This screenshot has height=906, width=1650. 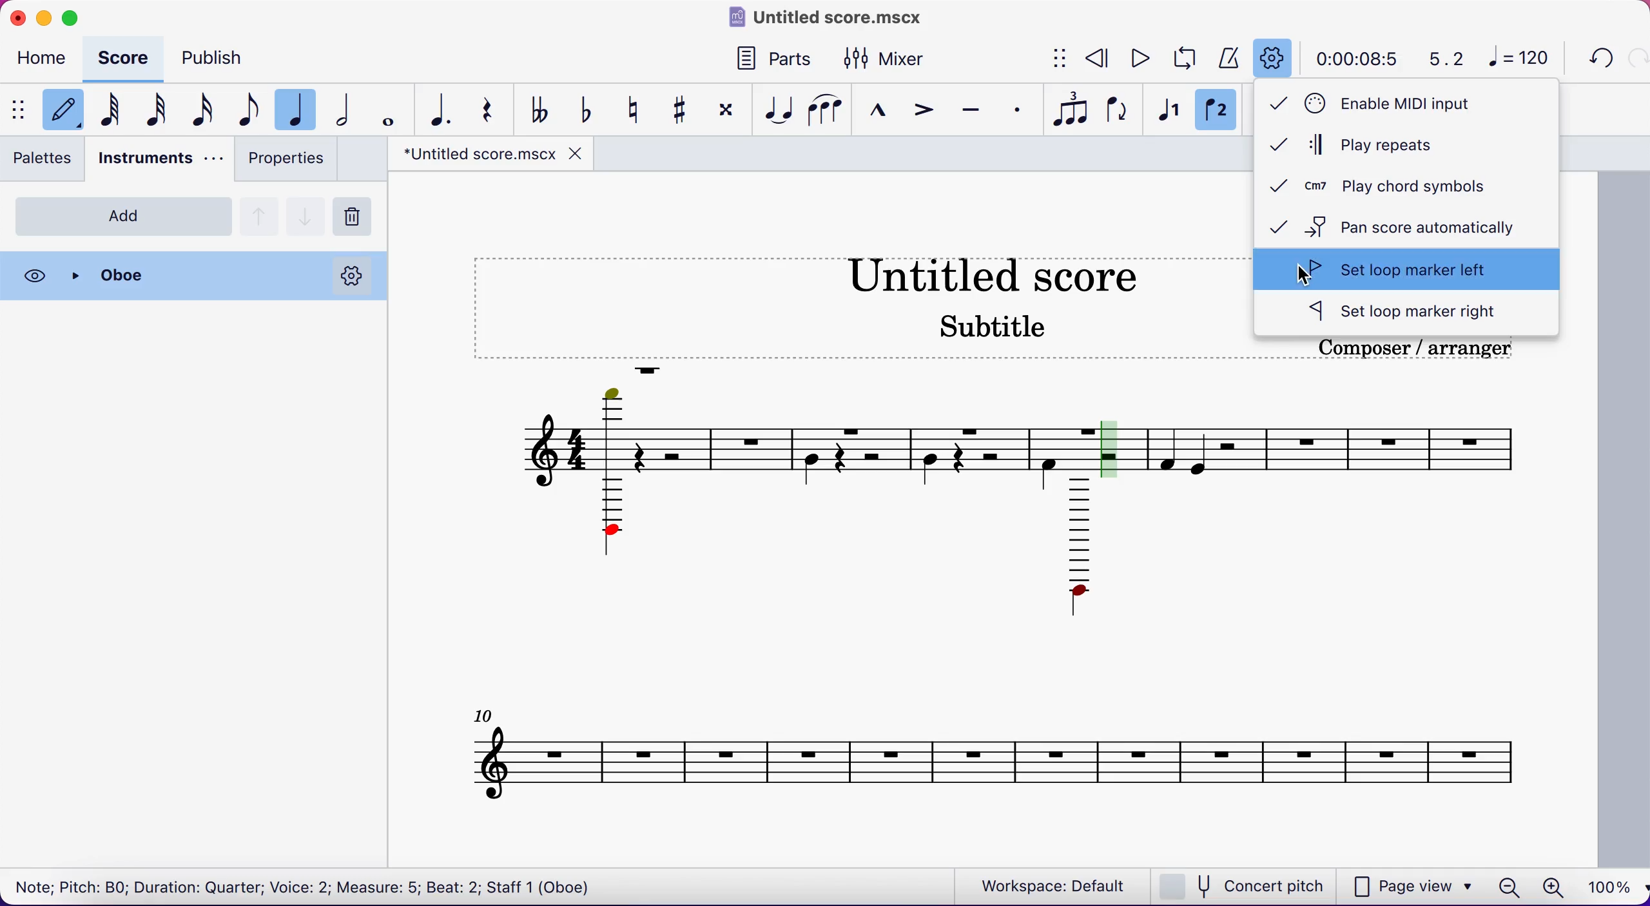 What do you see at coordinates (226, 56) in the screenshot?
I see `publish` at bounding box center [226, 56].